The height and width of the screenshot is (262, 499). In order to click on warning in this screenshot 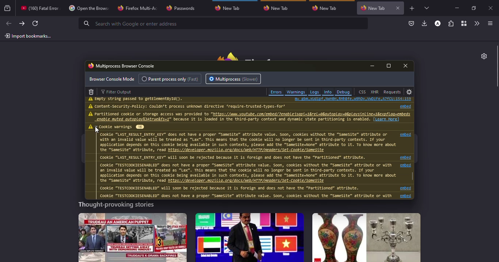, I will do `click(91, 99)`.